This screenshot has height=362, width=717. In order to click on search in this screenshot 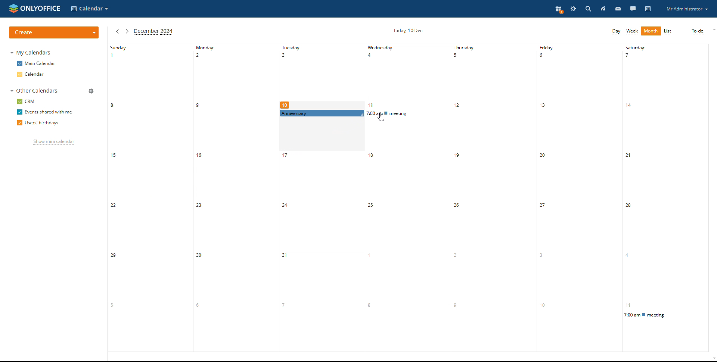, I will do `click(588, 9)`.